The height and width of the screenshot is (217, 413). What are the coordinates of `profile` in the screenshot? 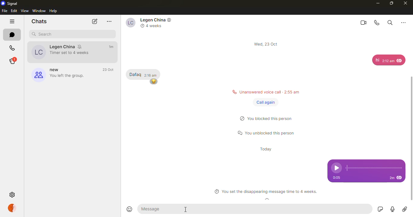 It's located at (13, 208).